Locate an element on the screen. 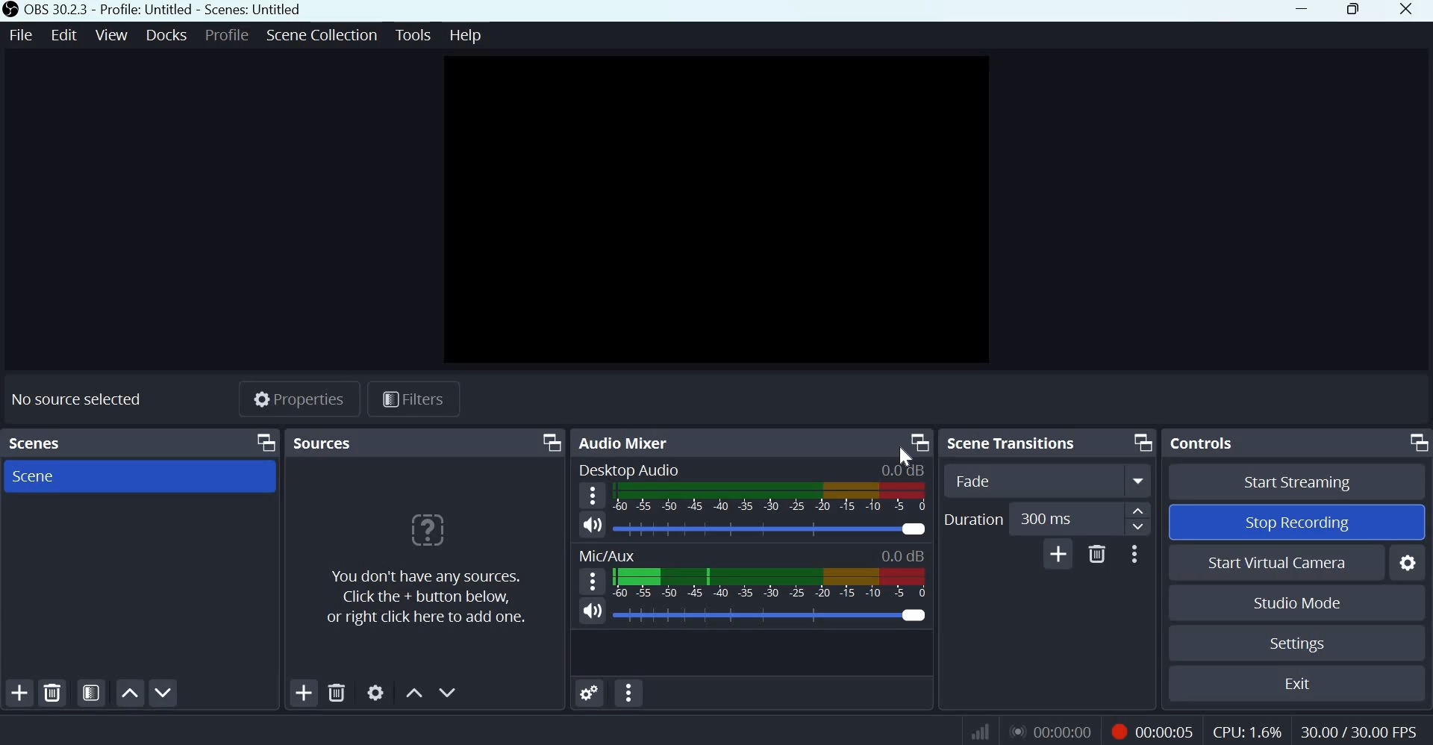 Image resolution: width=1433 pixels, height=745 pixels. Desktop Audio is located at coordinates (629, 470).